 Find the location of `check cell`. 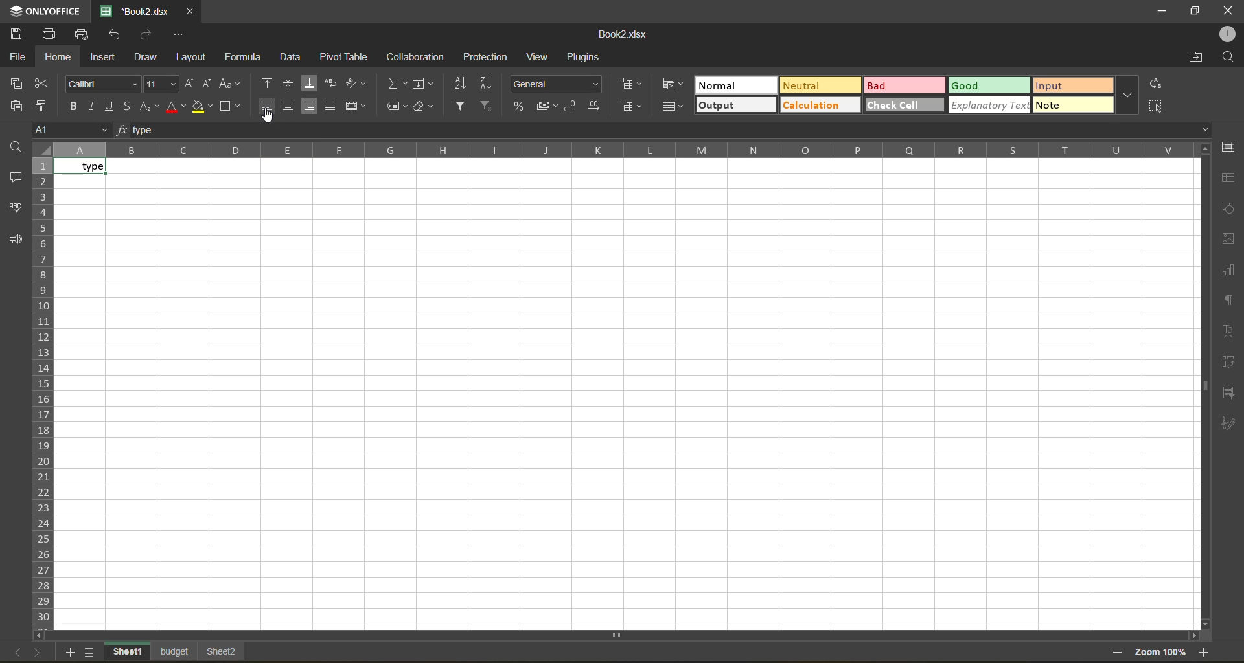

check cell is located at coordinates (906, 106).